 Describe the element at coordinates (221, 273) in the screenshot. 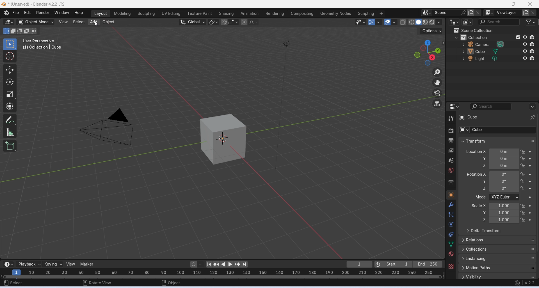

I see `scale` at that location.